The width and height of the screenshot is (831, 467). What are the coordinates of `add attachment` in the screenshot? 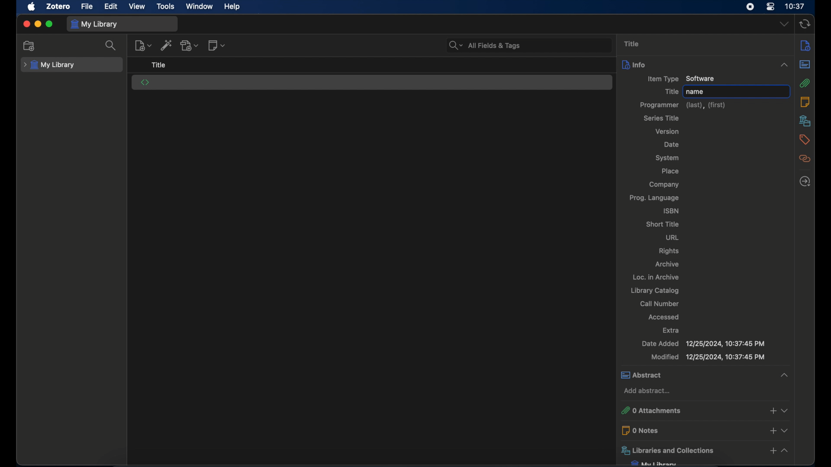 It's located at (190, 46).